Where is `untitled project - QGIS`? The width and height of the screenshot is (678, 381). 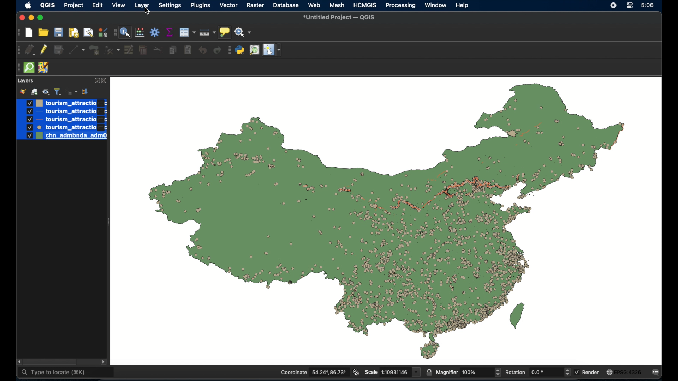
untitled project - QGIS is located at coordinates (339, 17).